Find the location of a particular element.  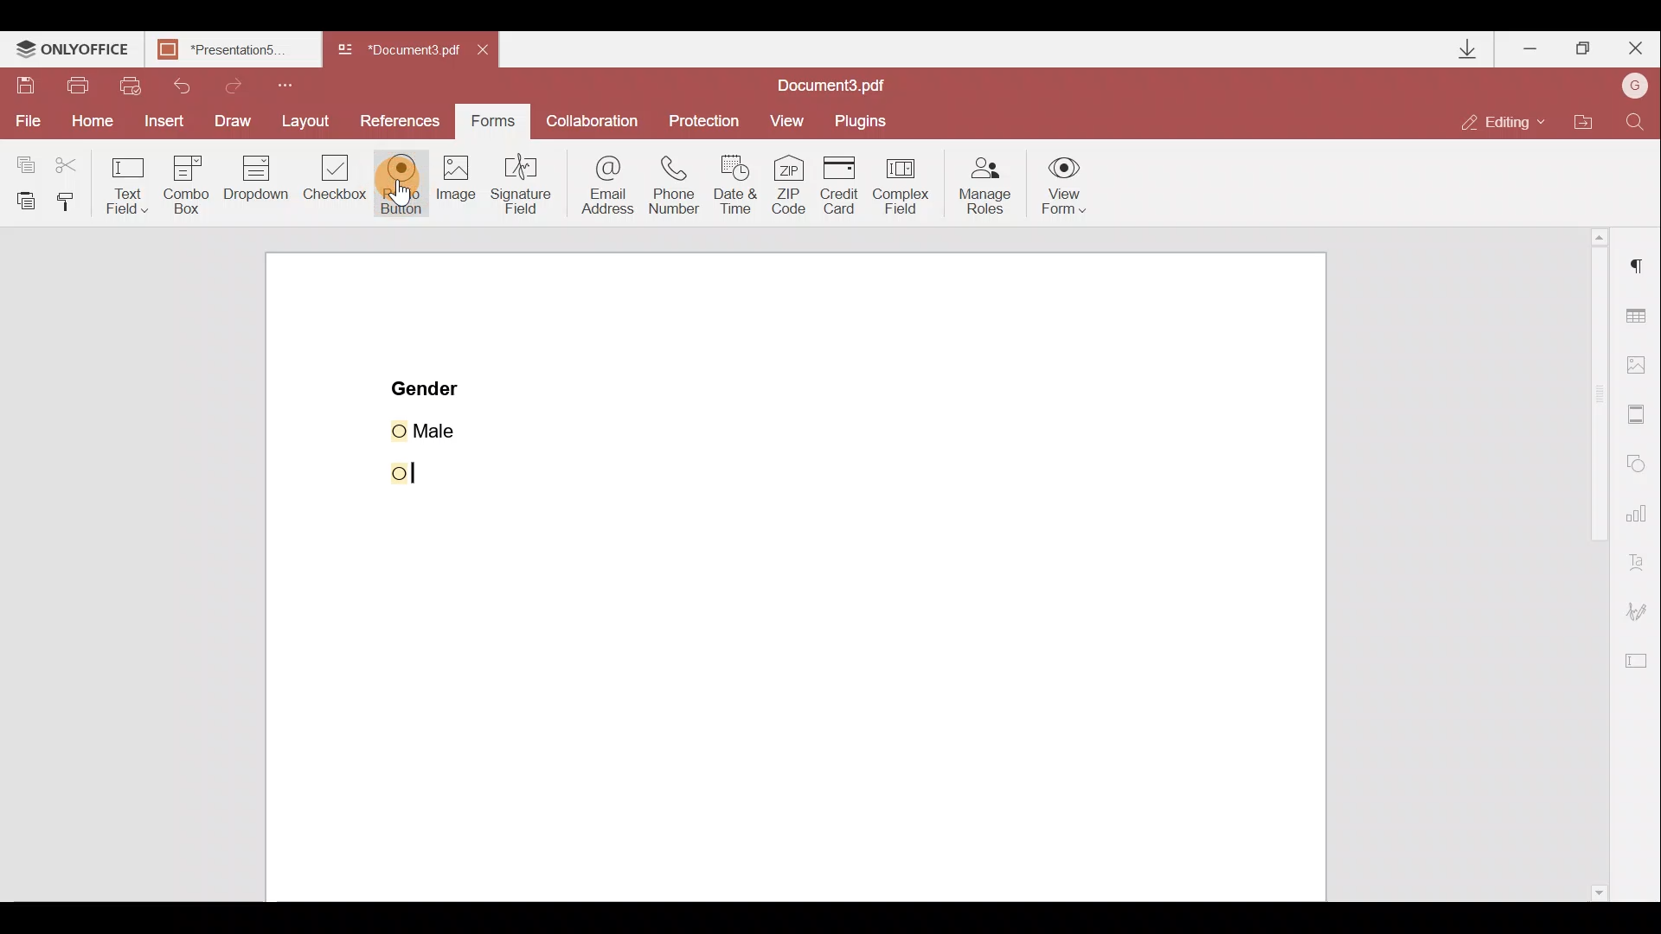

Manage roles is located at coordinates (980, 185).